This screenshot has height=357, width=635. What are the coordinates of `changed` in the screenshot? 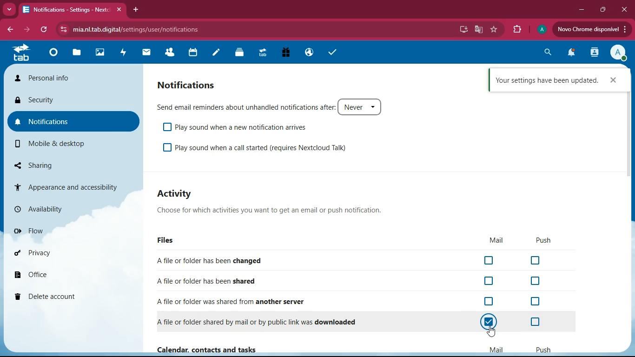 It's located at (213, 260).